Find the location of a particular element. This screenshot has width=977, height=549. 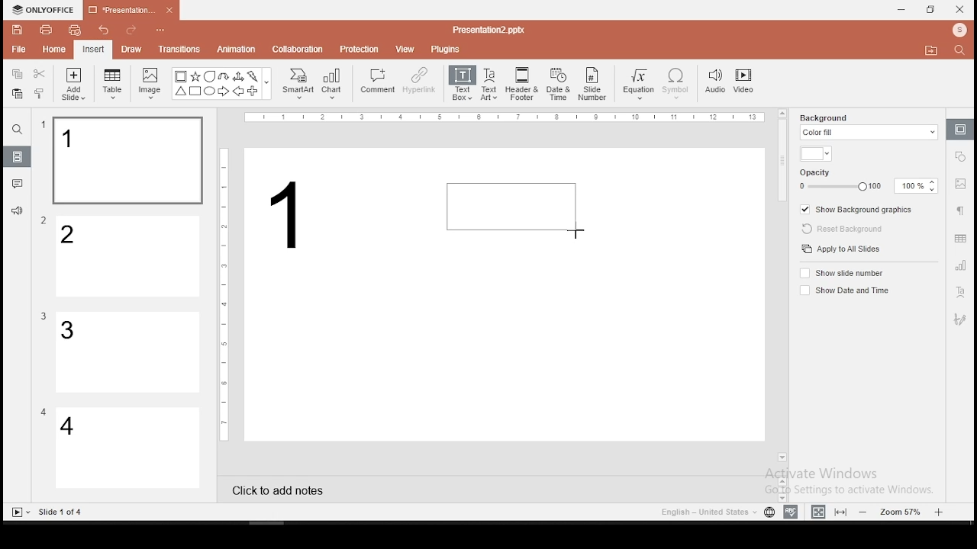

table is located at coordinates (114, 85).